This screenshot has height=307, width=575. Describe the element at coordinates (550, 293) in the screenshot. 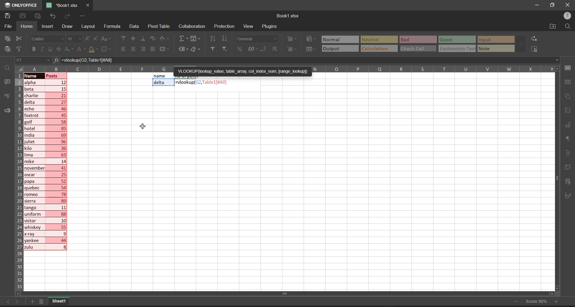

I see `scroll right` at that location.